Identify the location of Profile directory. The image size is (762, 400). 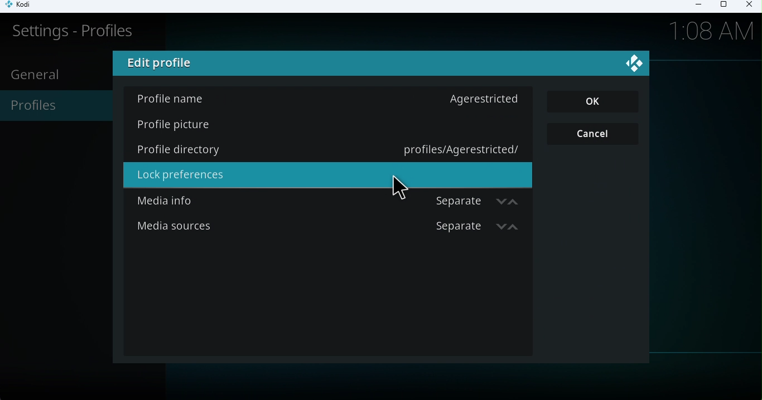
(325, 150).